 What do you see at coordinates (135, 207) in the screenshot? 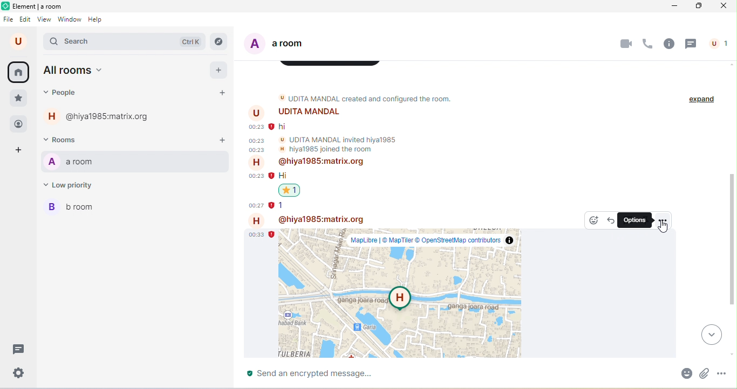
I see `b room` at bounding box center [135, 207].